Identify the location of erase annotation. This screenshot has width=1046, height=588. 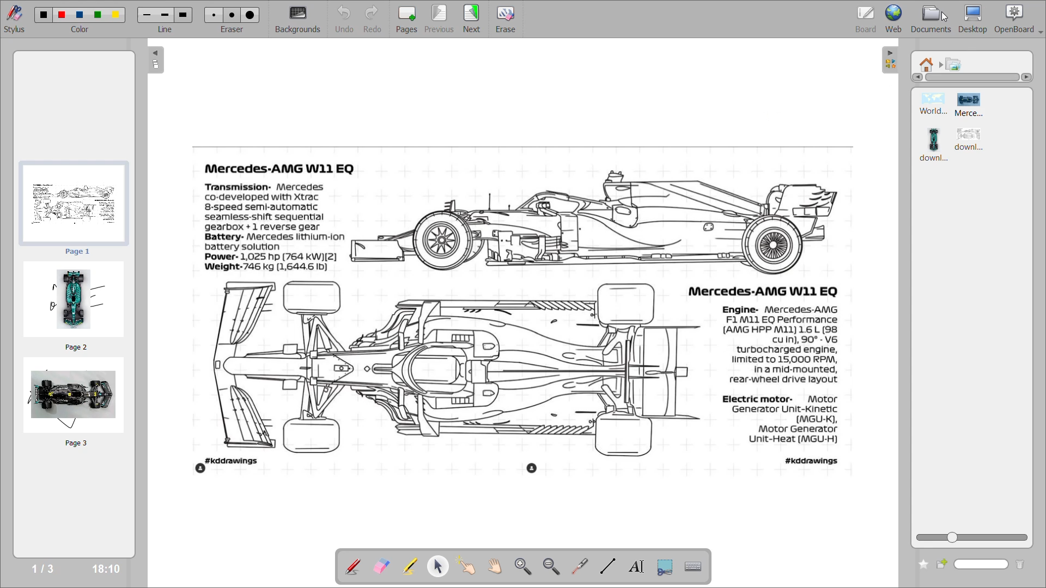
(383, 567).